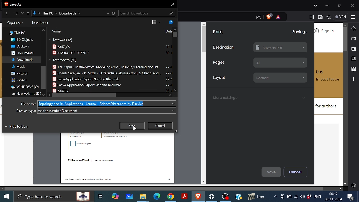  What do you see at coordinates (333, 196) in the screenshot?
I see `00:17 08-11-2024` at bounding box center [333, 196].